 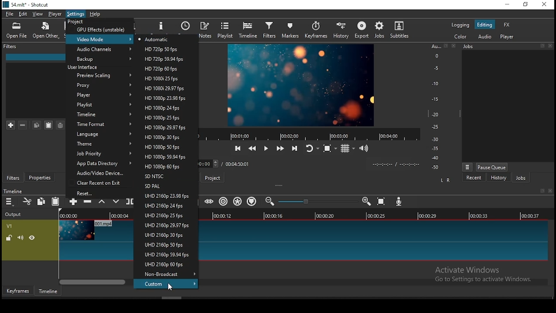 What do you see at coordinates (468, 168) in the screenshot?
I see `jobs menu` at bounding box center [468, 168].